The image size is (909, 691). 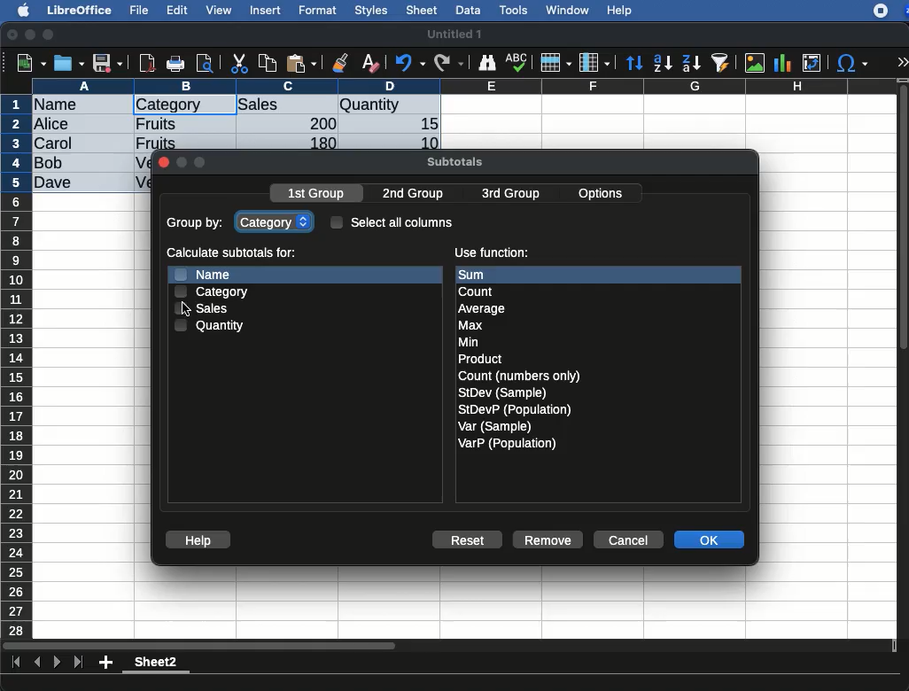 I want to click on print, so click(x=175, y=64).